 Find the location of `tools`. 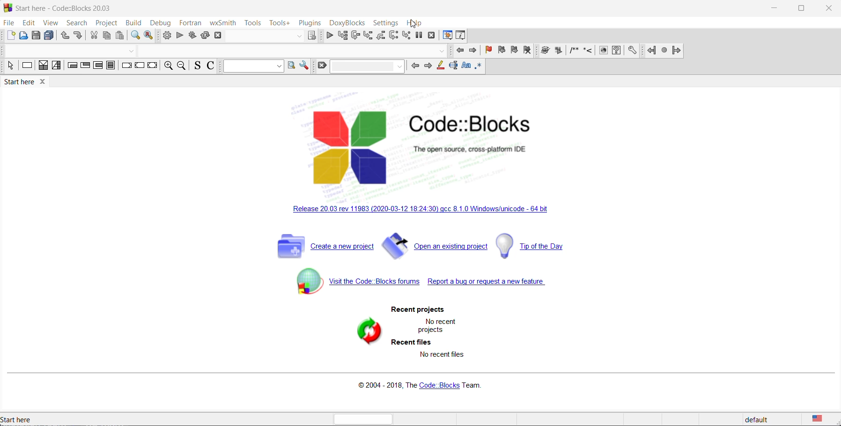

tools is located at coordinates (253, 22).